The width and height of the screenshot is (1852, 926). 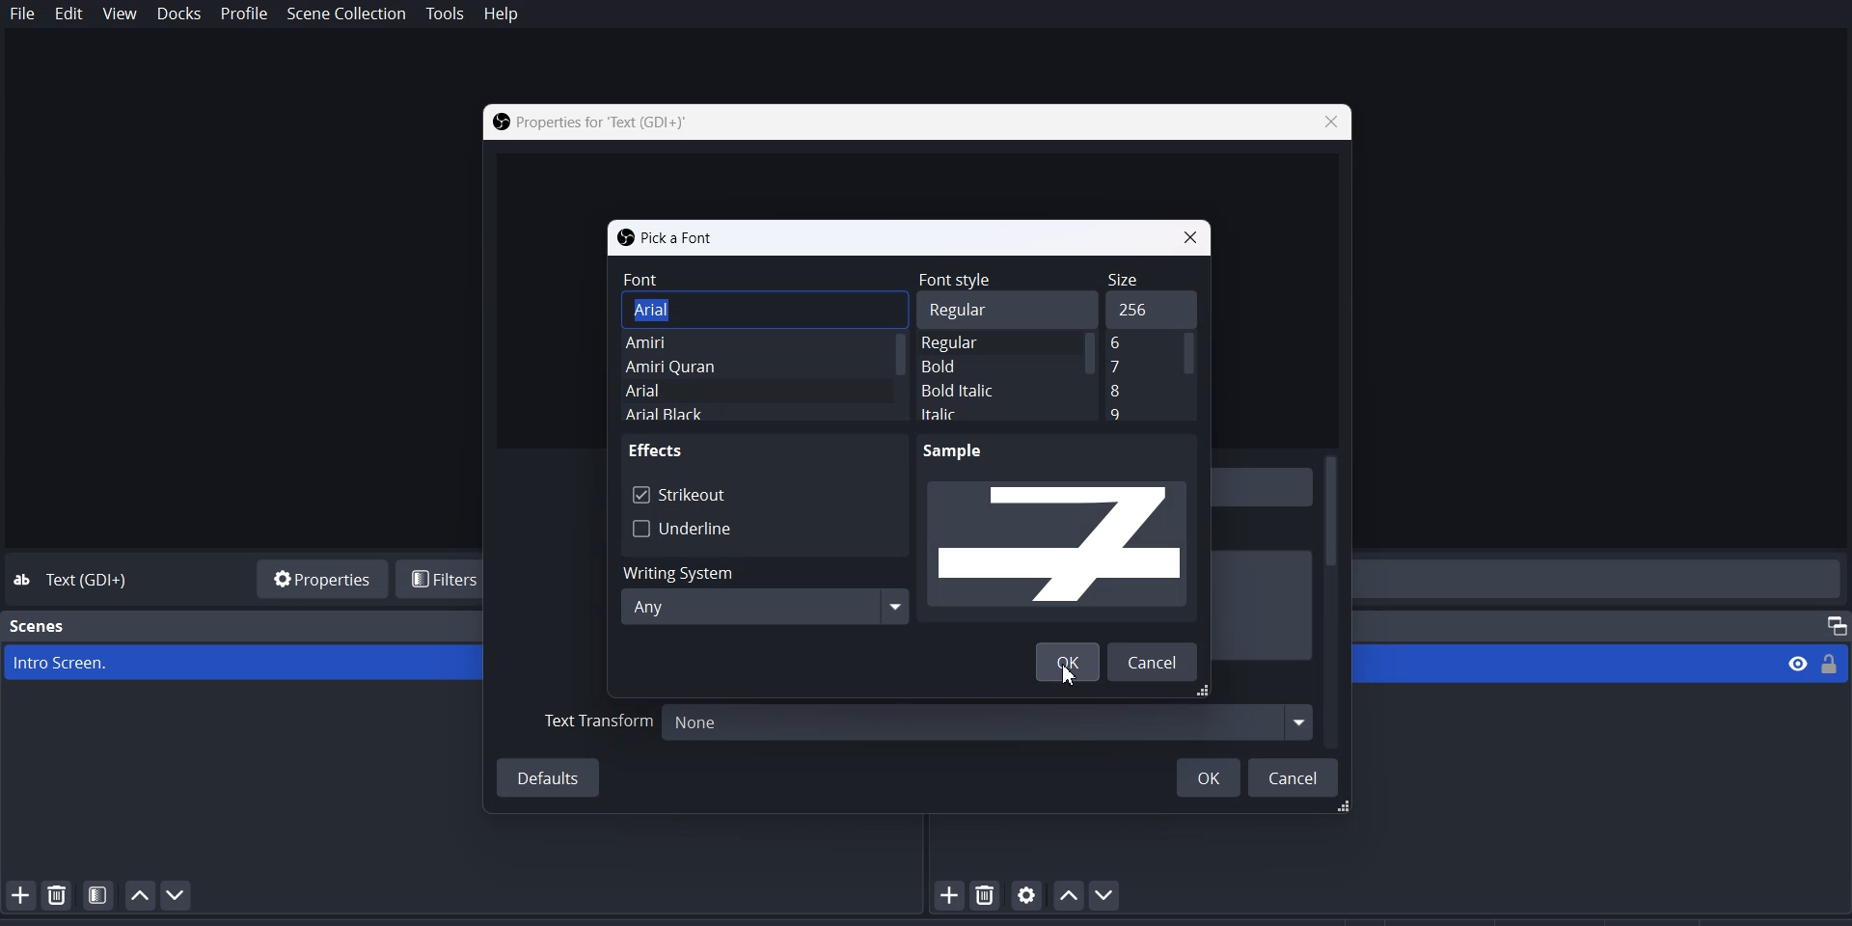 What do you see at coordinates (1067, 662) in the screenshot?
I see `OK` at bounding box center [1067, 662].